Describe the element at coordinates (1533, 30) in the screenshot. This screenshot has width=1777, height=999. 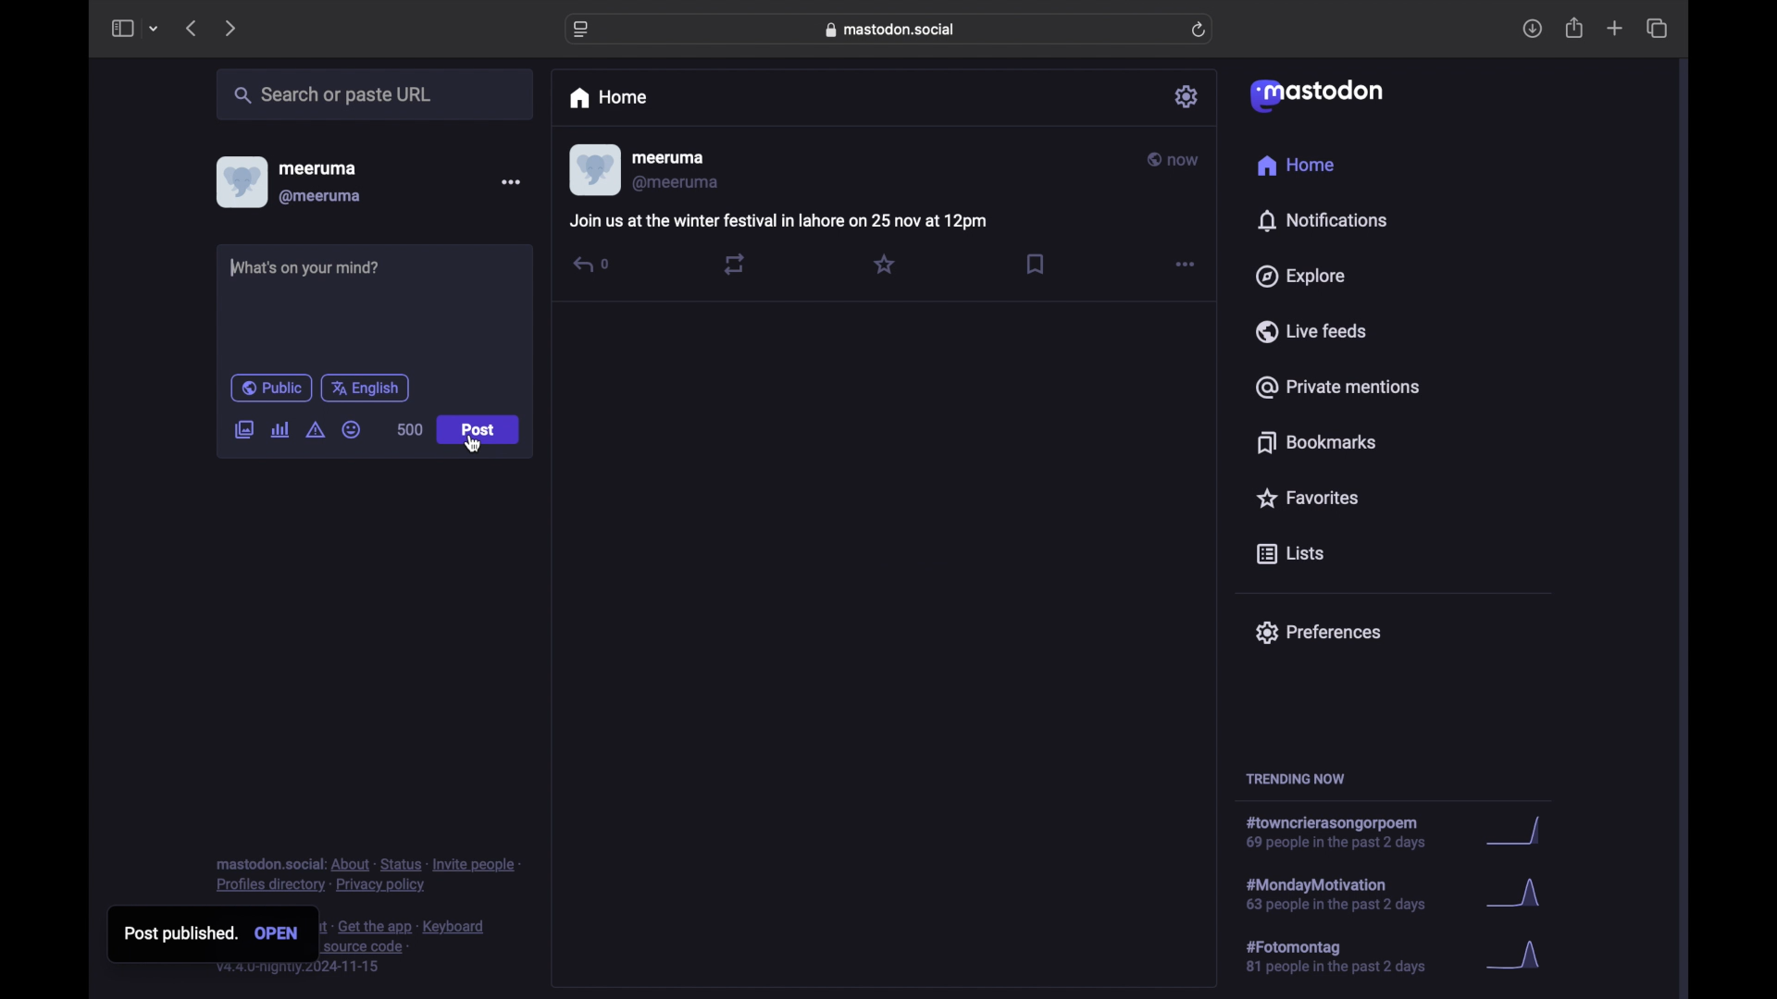
I see `download` at that location.